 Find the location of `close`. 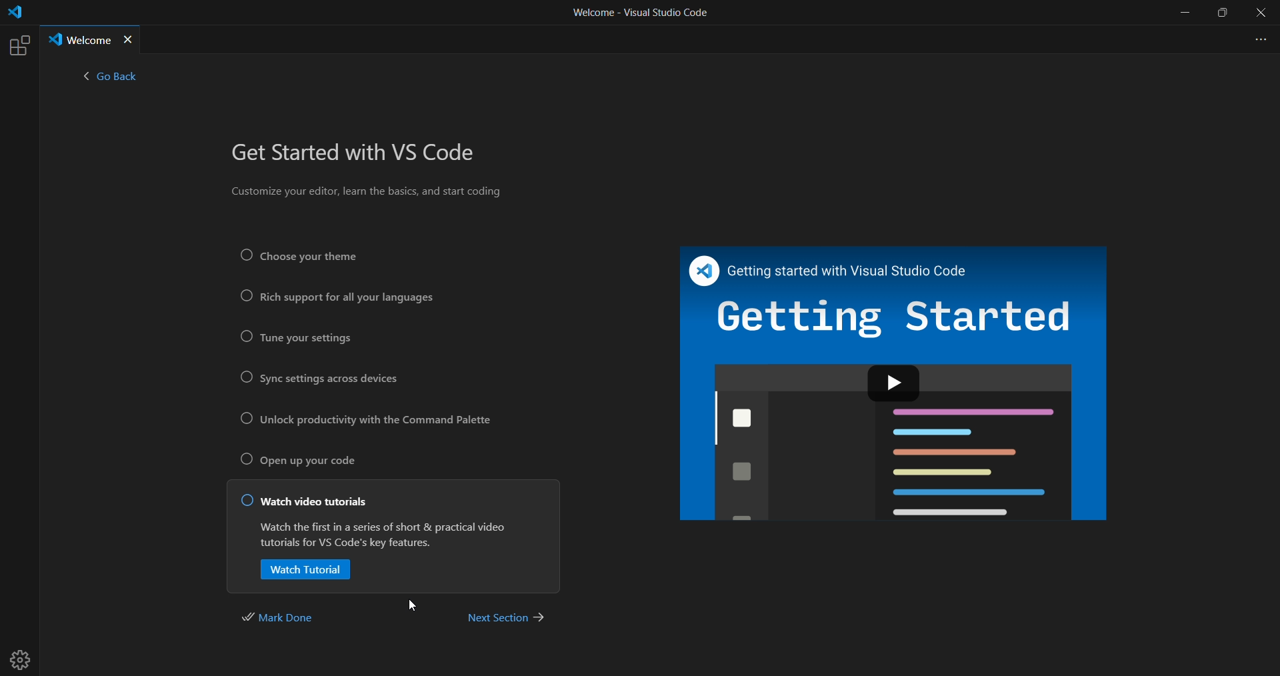

close is located at coordinates (1261, 13).